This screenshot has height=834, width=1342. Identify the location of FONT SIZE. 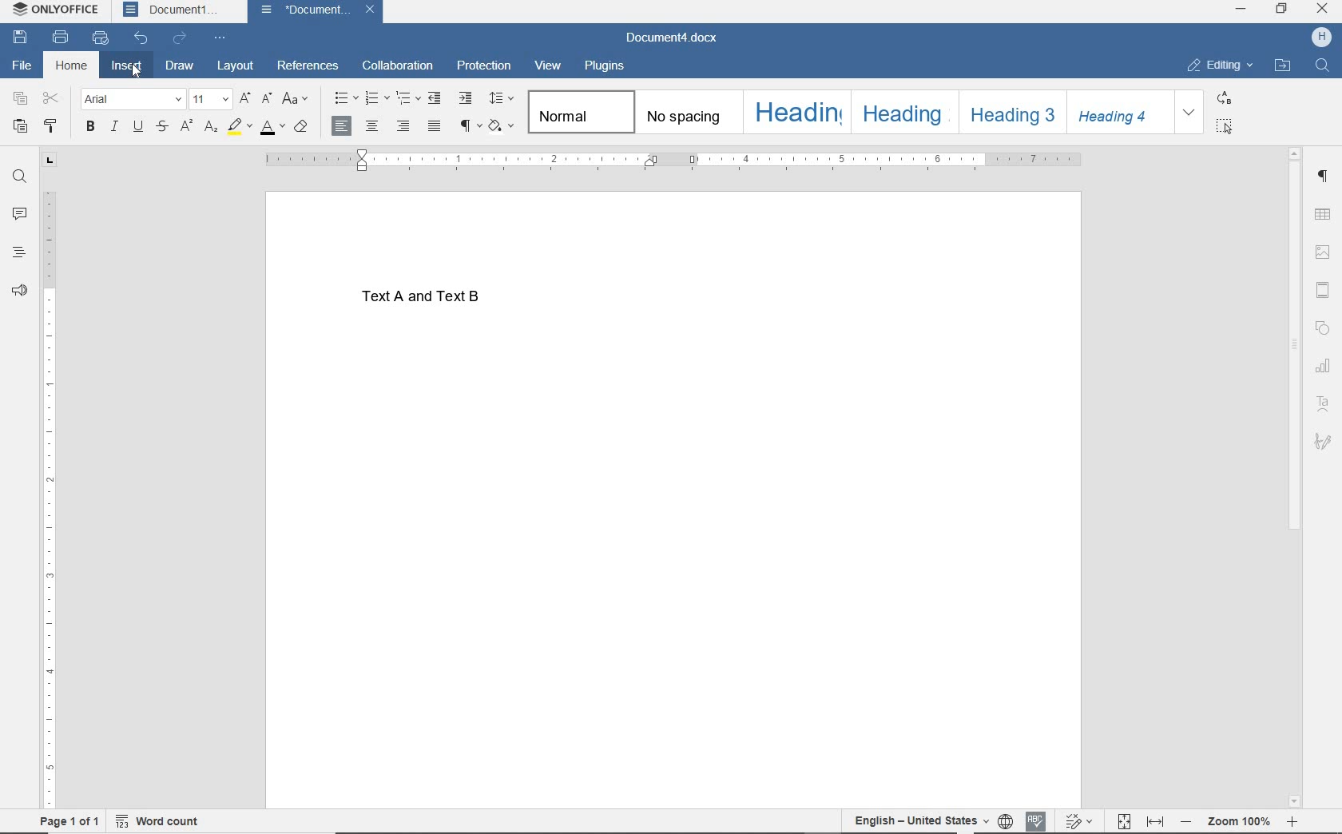
(209, 100).